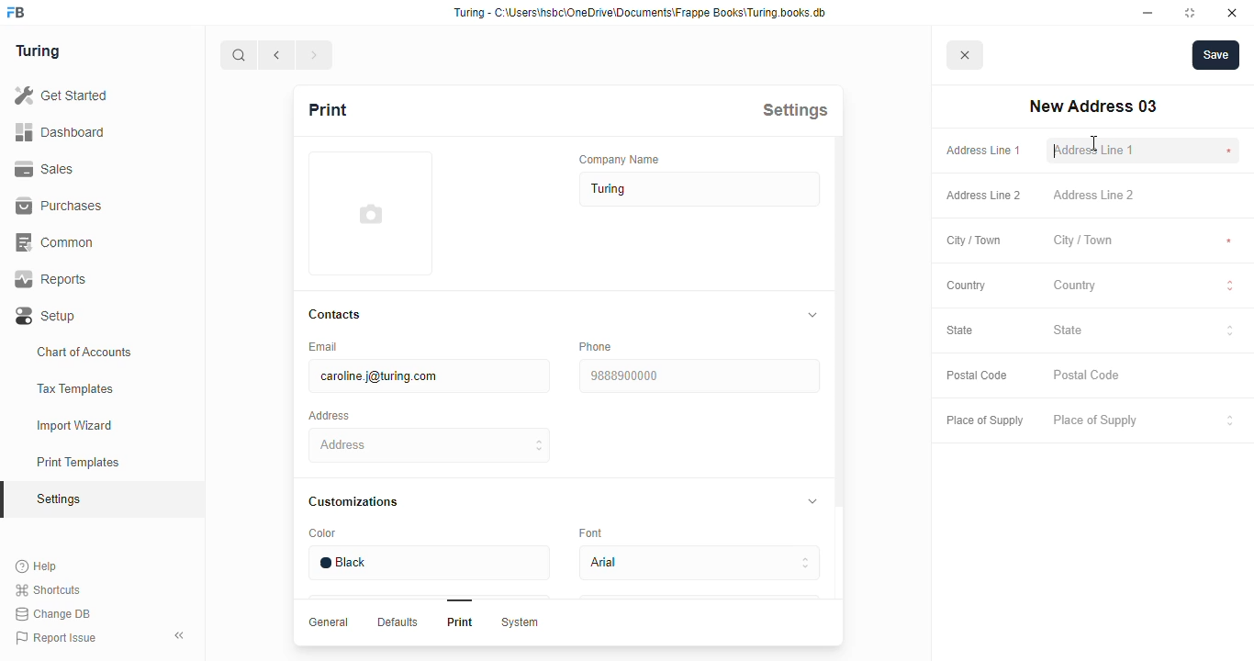  Describe the element at coordinates (809, 315) in the screenshot. I see `toggle expand/collapse` at that location.